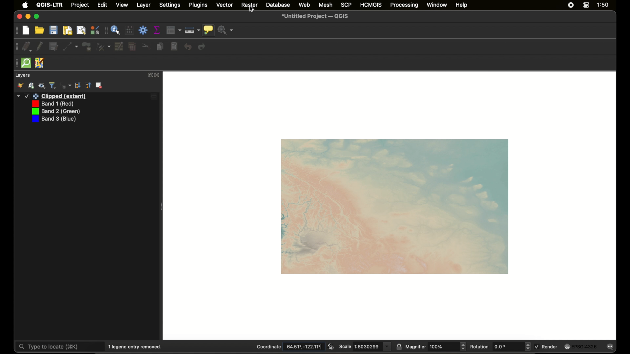 The width and height of the screenshot is (630, 354). I want to click on polygon feature, so click(87, 47).